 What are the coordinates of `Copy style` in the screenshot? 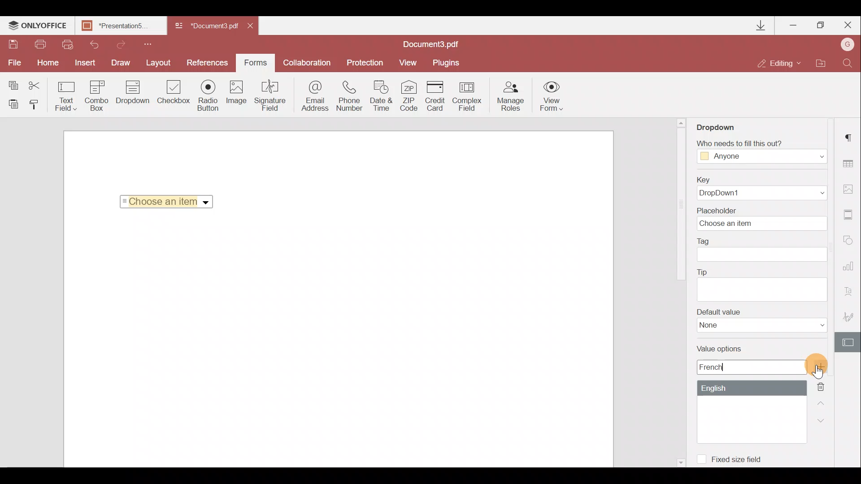 It's located at (37, 104).